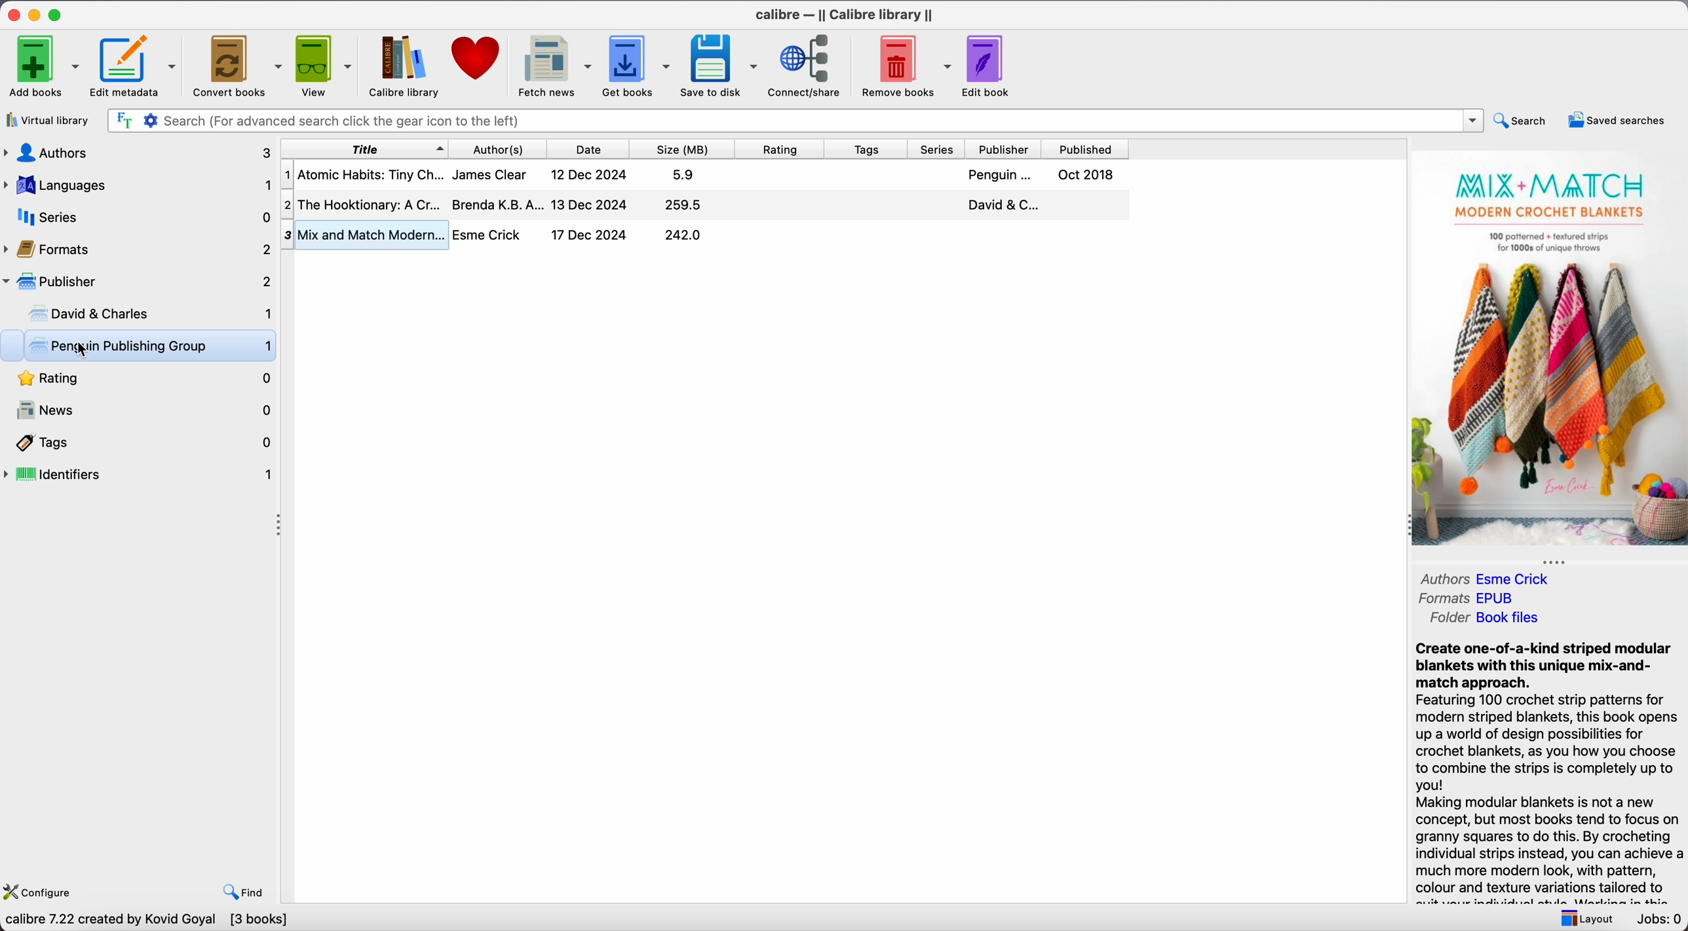 The height and width of the screenshot is (931, 1688). I want to click on The Hocktionary, so click(704, 202).